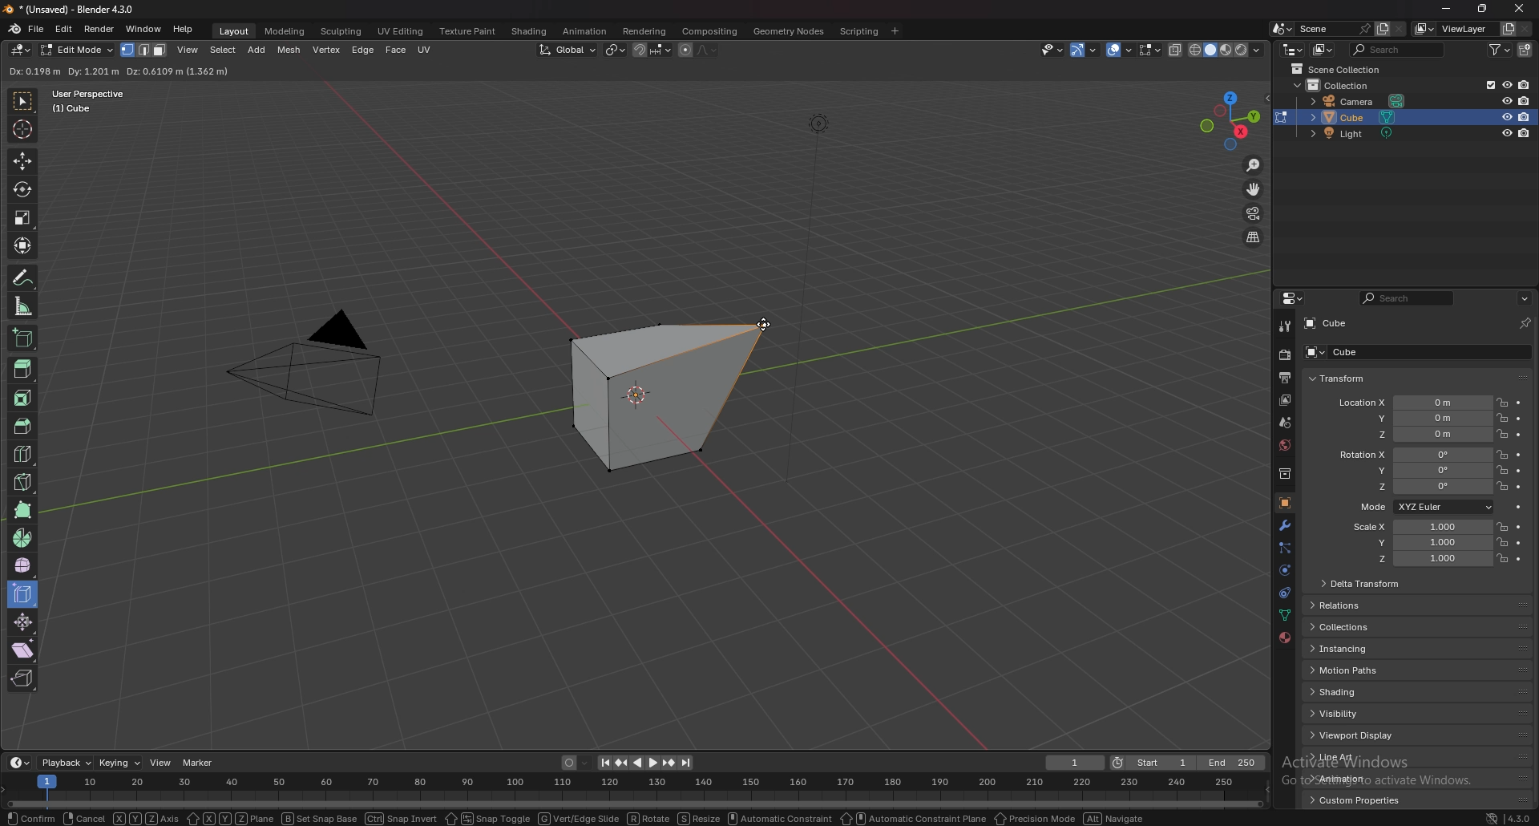 This screenshot has height=826, width=1539. Describe the element at coordinates (1518, 527) in the screenshot. I see `animate property` at that location.